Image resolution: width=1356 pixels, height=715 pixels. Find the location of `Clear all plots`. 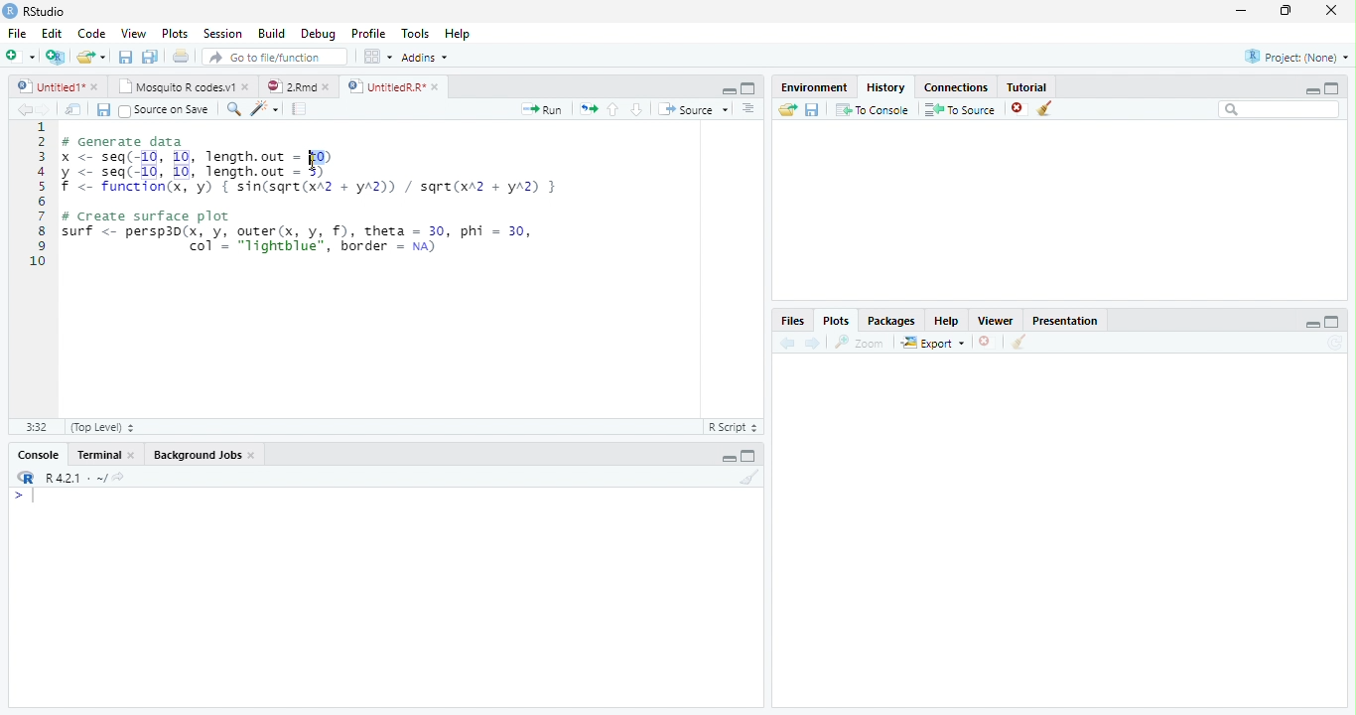

Clear all plots is located at coordinates (1018, 342).